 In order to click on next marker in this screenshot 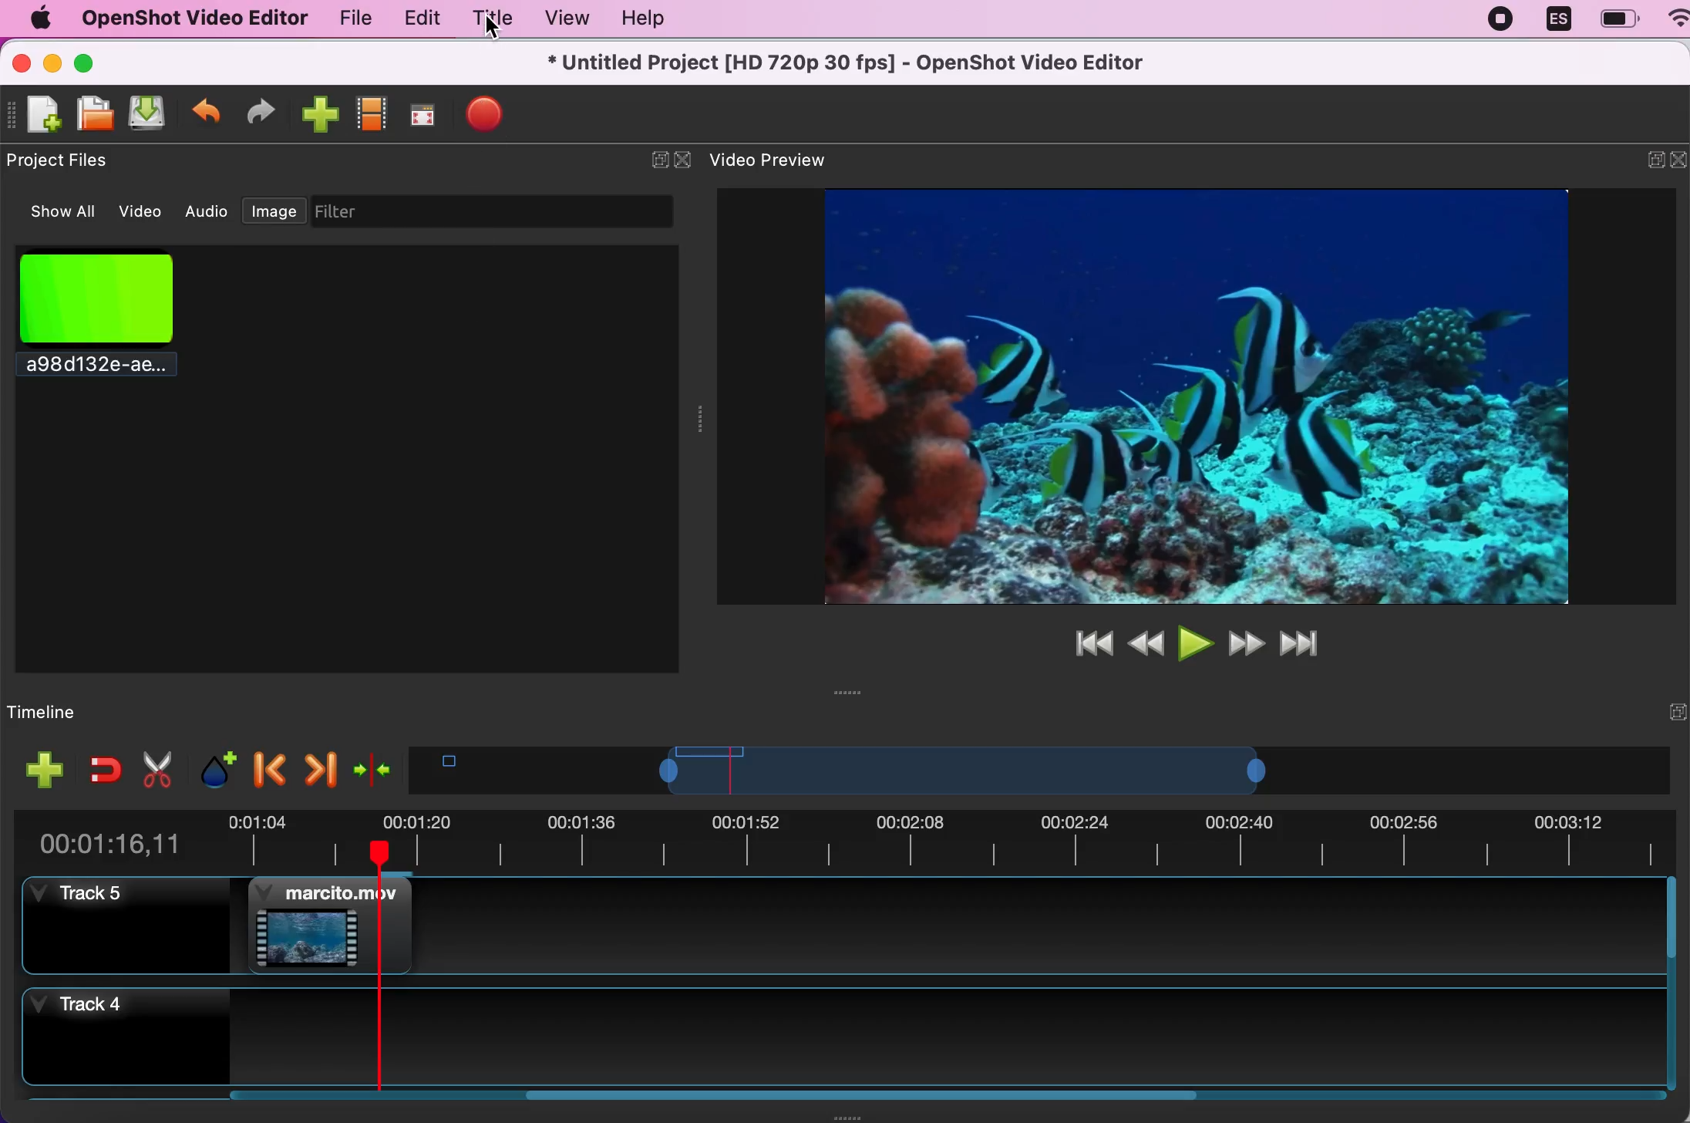, I will do `click(319, 764)`.